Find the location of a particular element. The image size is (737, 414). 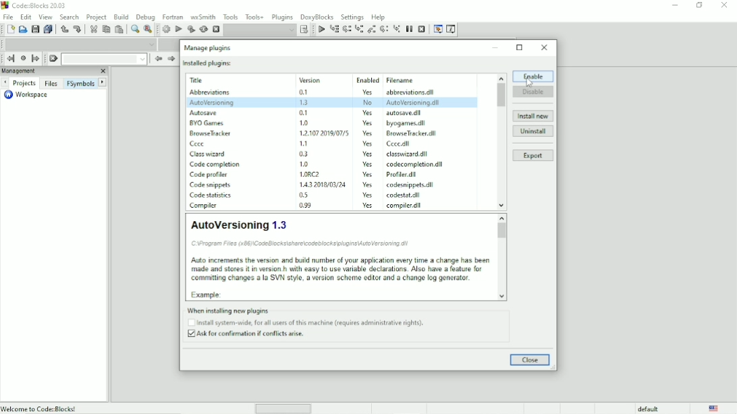

Title is located at coordinates (215, 80).